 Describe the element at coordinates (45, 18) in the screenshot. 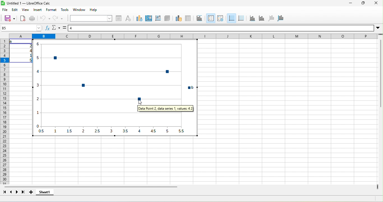

I see `undo` at that location.